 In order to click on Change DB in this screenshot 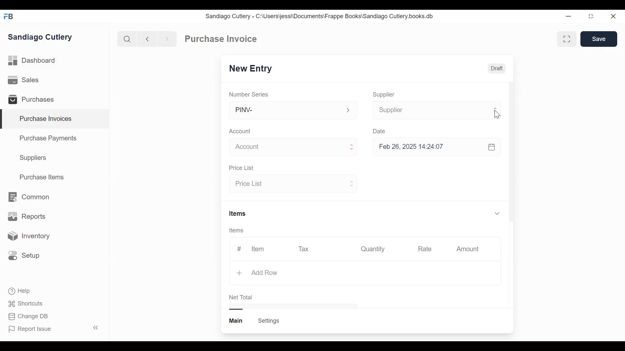, I will do `click(29, 317)`.